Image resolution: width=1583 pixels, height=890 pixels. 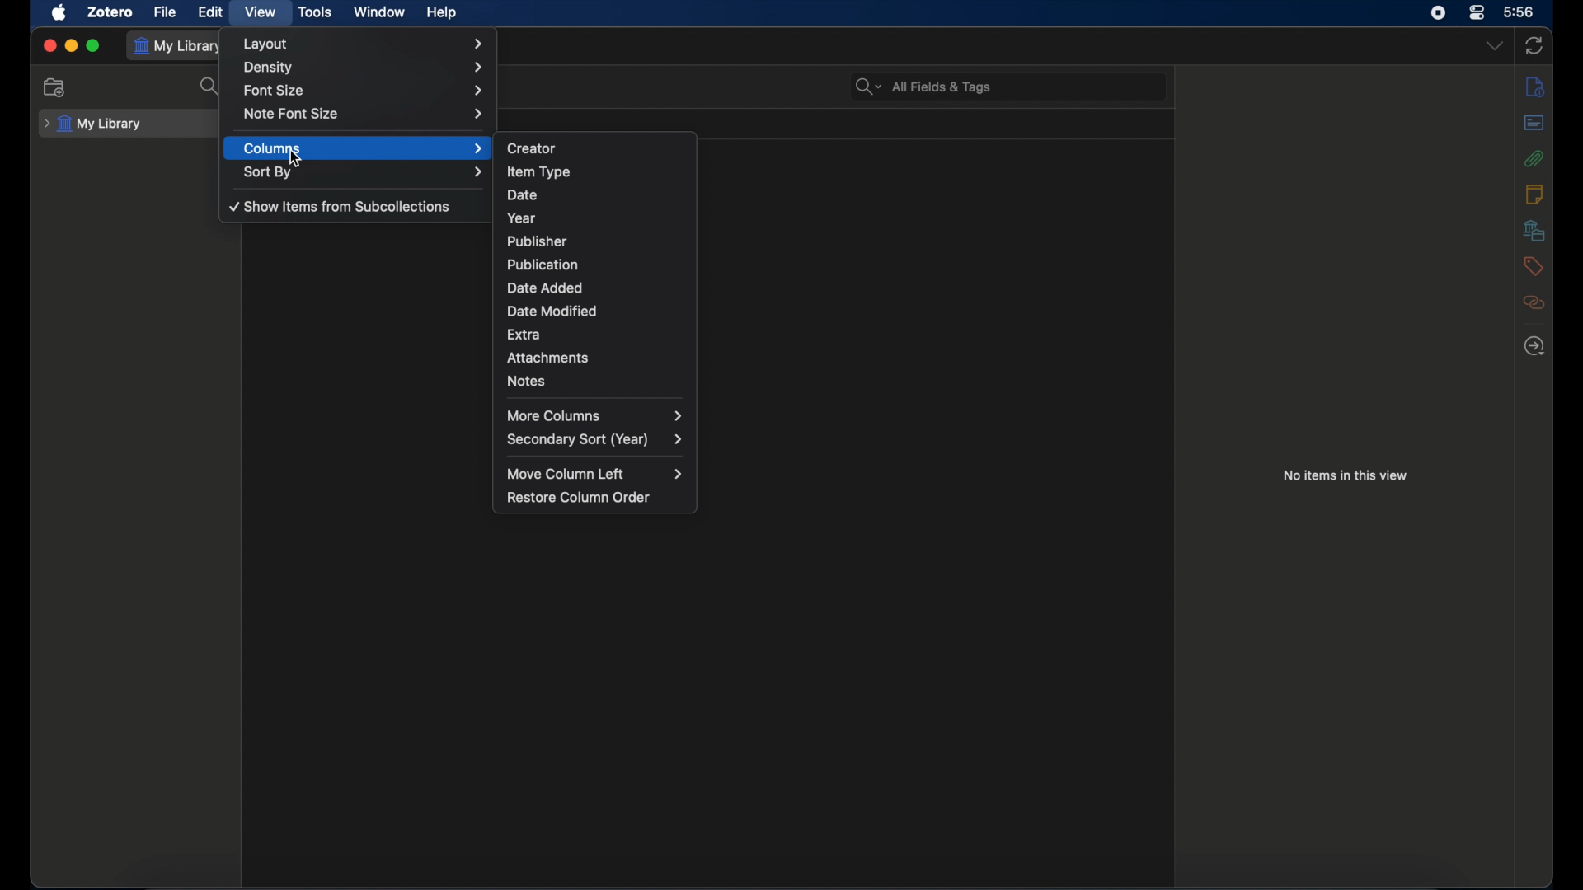 What do you see at coordinates (297, 158) in the screenshot?
I see `cursor` at bounding box center [297, 158].